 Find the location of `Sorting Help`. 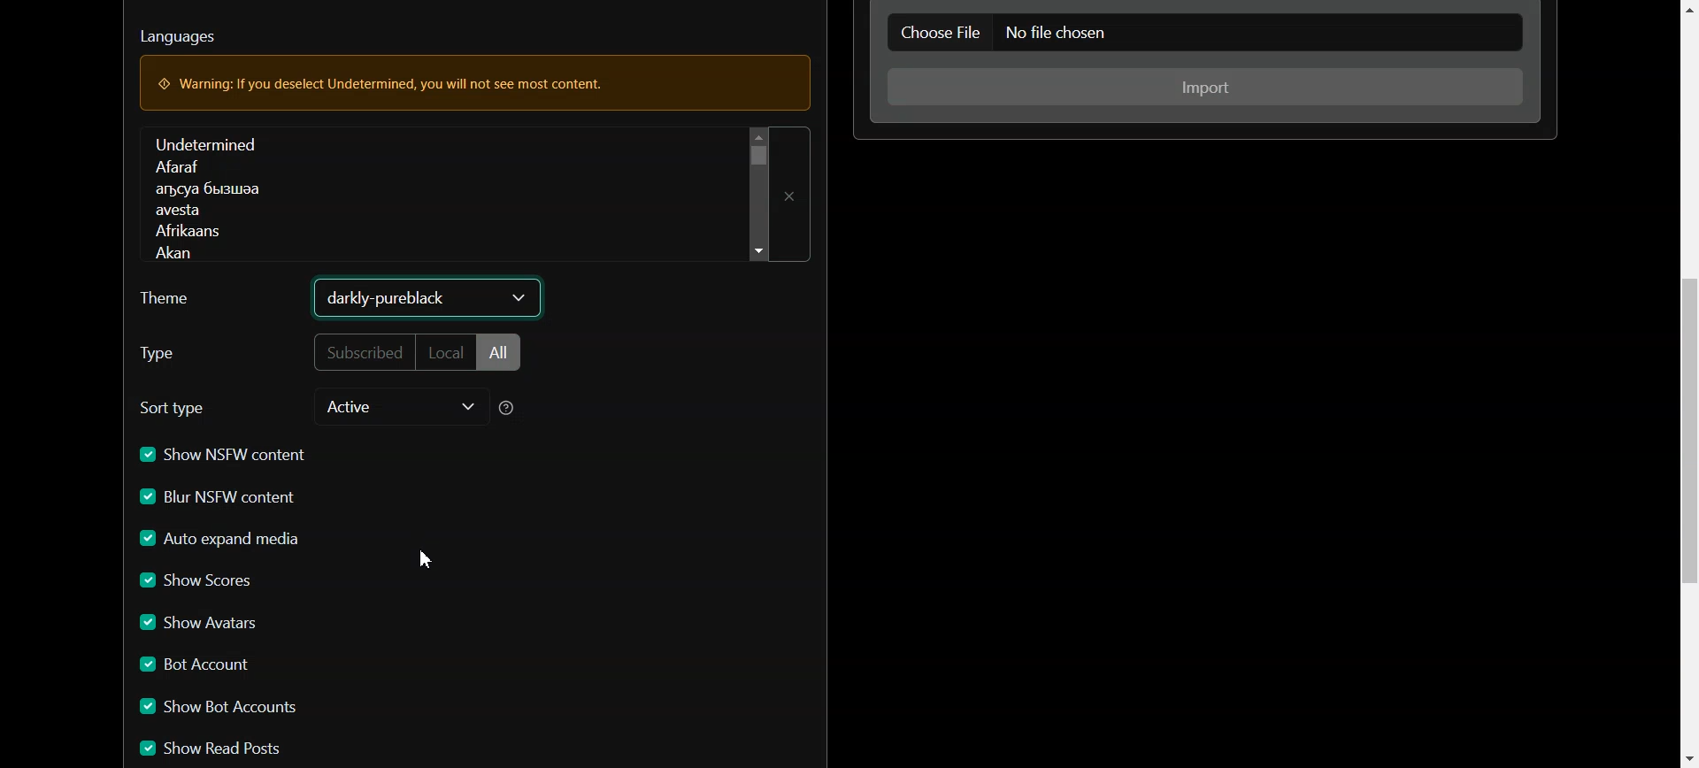

Sorting Help is located at coordinates (512, 410).